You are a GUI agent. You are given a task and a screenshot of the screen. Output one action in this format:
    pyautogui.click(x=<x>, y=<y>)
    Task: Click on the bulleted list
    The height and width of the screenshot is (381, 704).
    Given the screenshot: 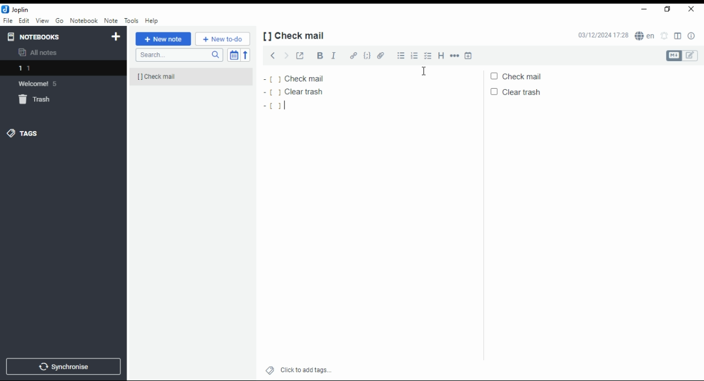 What is the action you would take?
    pyautogui.click(x=400, y=56)
    